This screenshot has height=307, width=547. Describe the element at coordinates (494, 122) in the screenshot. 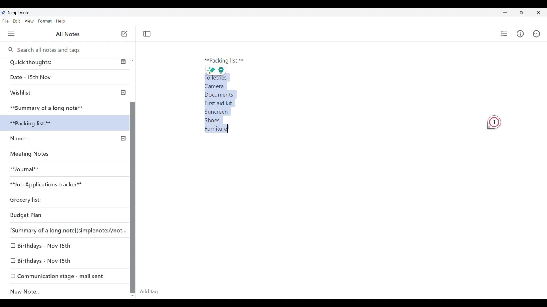

I see `Grammarly extension` at that location.